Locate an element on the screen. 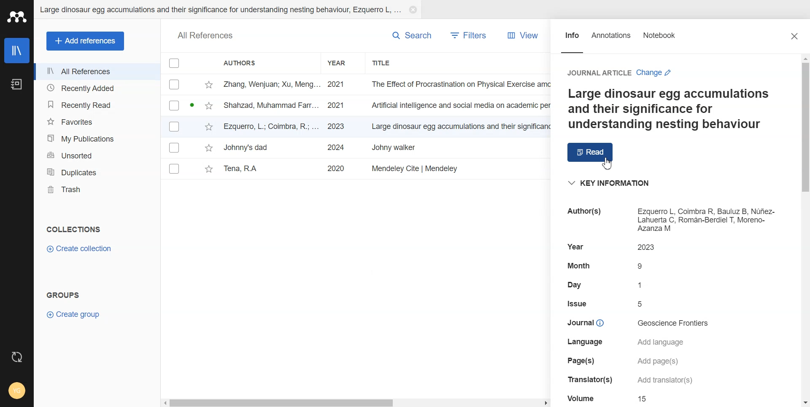 This screenshot has height=407, width=810. Key Information is located at coordinates (610, 183).